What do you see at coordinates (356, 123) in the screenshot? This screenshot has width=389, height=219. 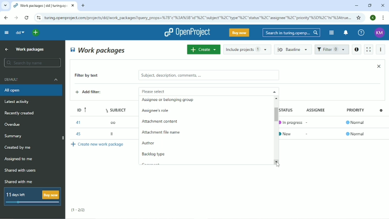 I see `Normal` at bounding box center [356, 123].